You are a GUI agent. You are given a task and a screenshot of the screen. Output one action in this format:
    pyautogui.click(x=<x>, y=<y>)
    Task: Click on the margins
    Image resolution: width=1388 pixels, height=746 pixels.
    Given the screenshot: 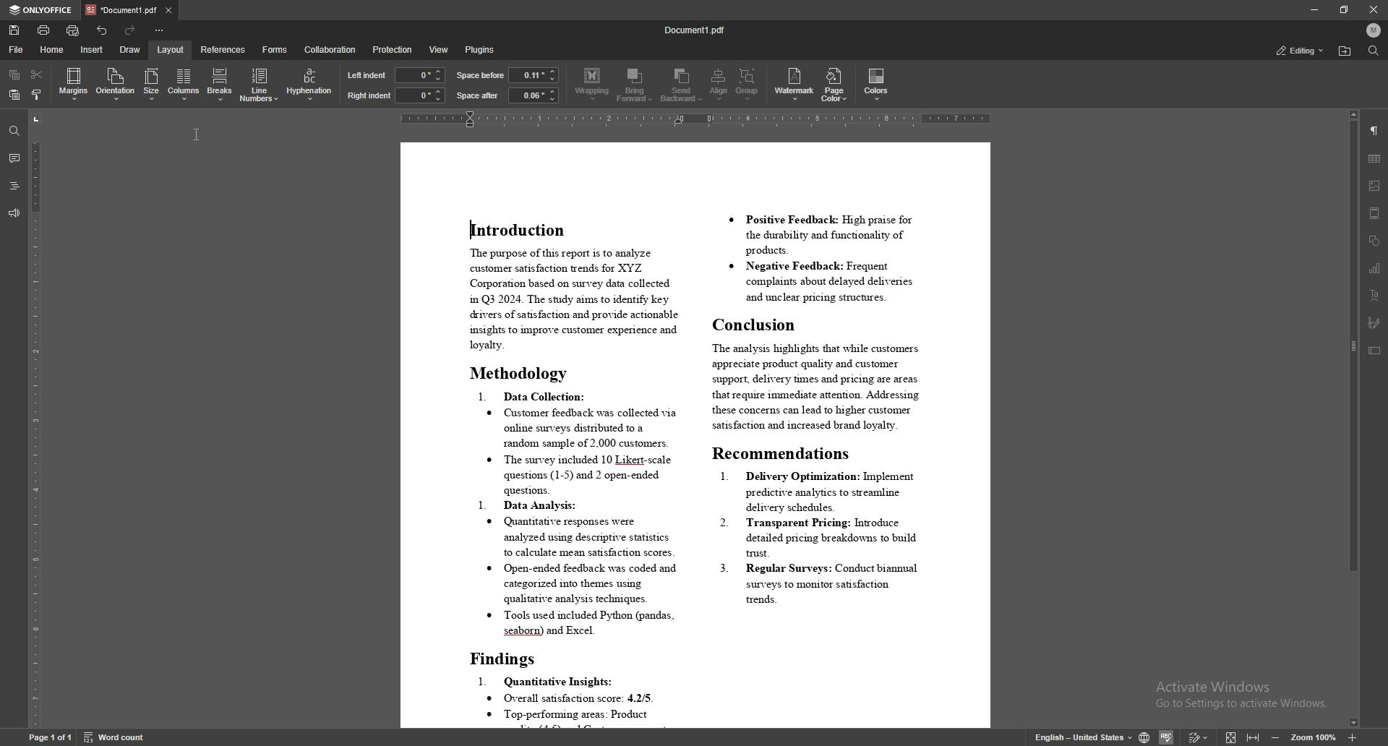 What is the action you would take?
    pyautogui.click(x=74, y=85)
    